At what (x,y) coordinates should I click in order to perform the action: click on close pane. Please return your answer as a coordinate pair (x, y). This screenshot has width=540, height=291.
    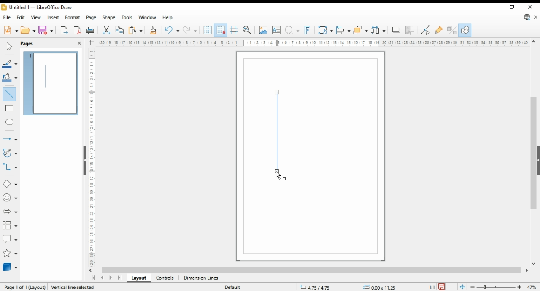
    Looking at the image, I should click on (79, 42).